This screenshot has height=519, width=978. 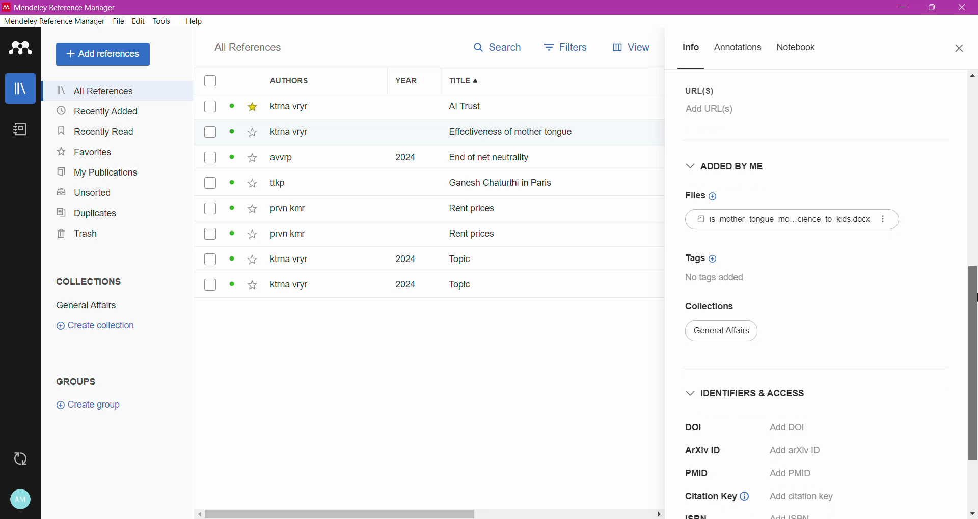 What do you see at coordinates (211, 235) in the screenshot?
I see `box` at bounding box center [211, 235].